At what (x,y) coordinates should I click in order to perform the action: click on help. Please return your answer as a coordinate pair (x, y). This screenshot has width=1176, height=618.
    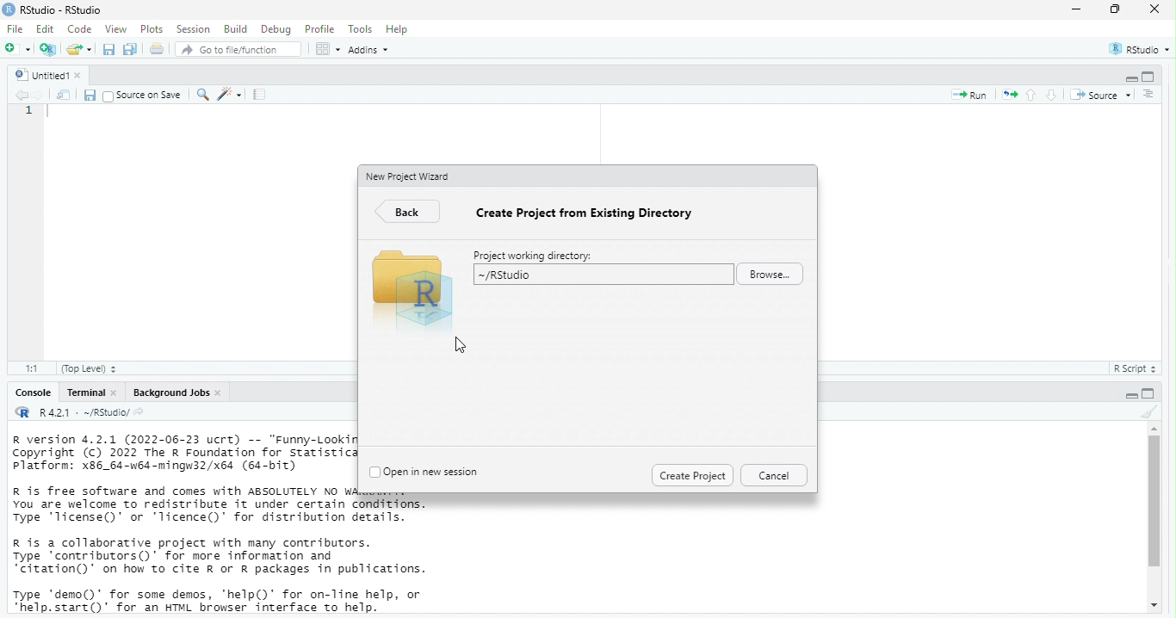
    Looking at the image, I should click on (401, 28).